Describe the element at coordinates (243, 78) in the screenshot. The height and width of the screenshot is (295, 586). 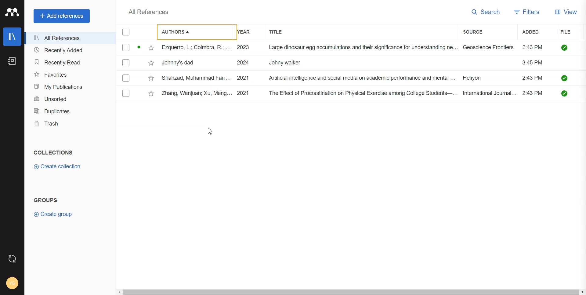
I see `2021` at that location.